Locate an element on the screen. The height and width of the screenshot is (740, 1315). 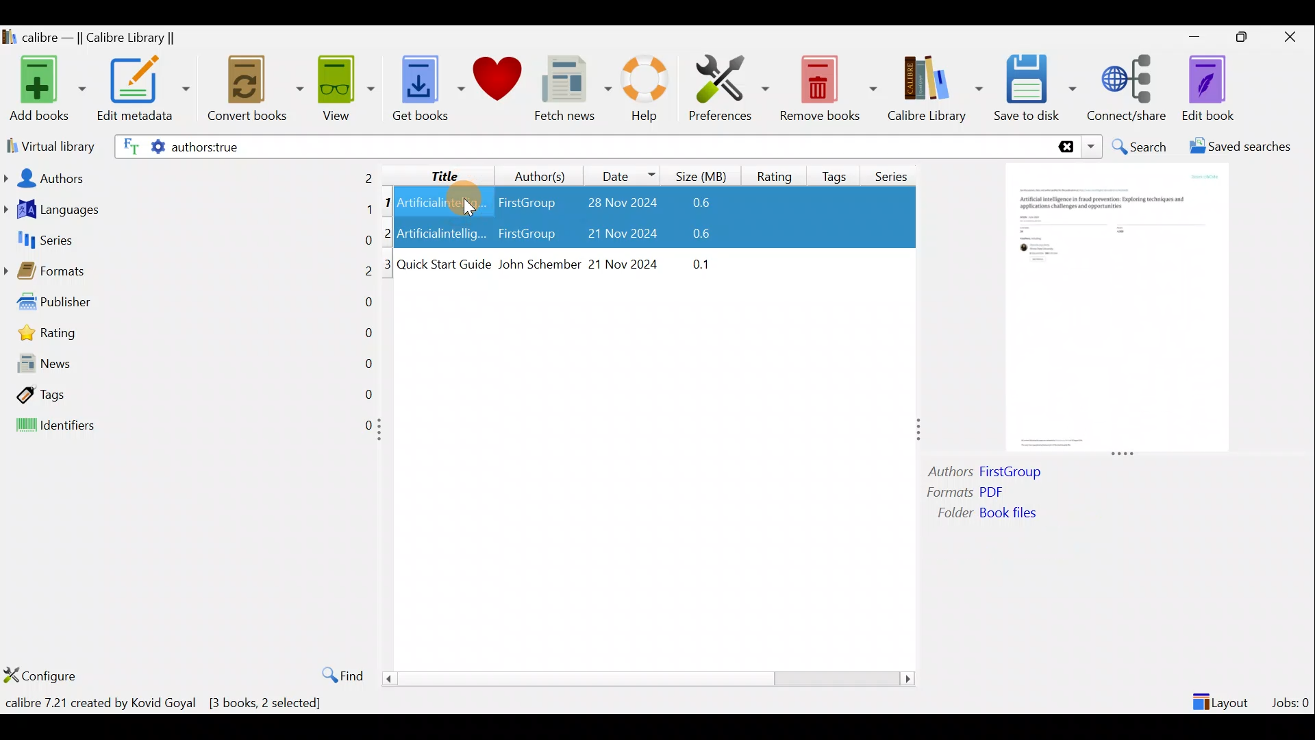
calibre 7.21 created by Kovid Goyal [3 books, 2 selected] is located at coordinates (164, 706).